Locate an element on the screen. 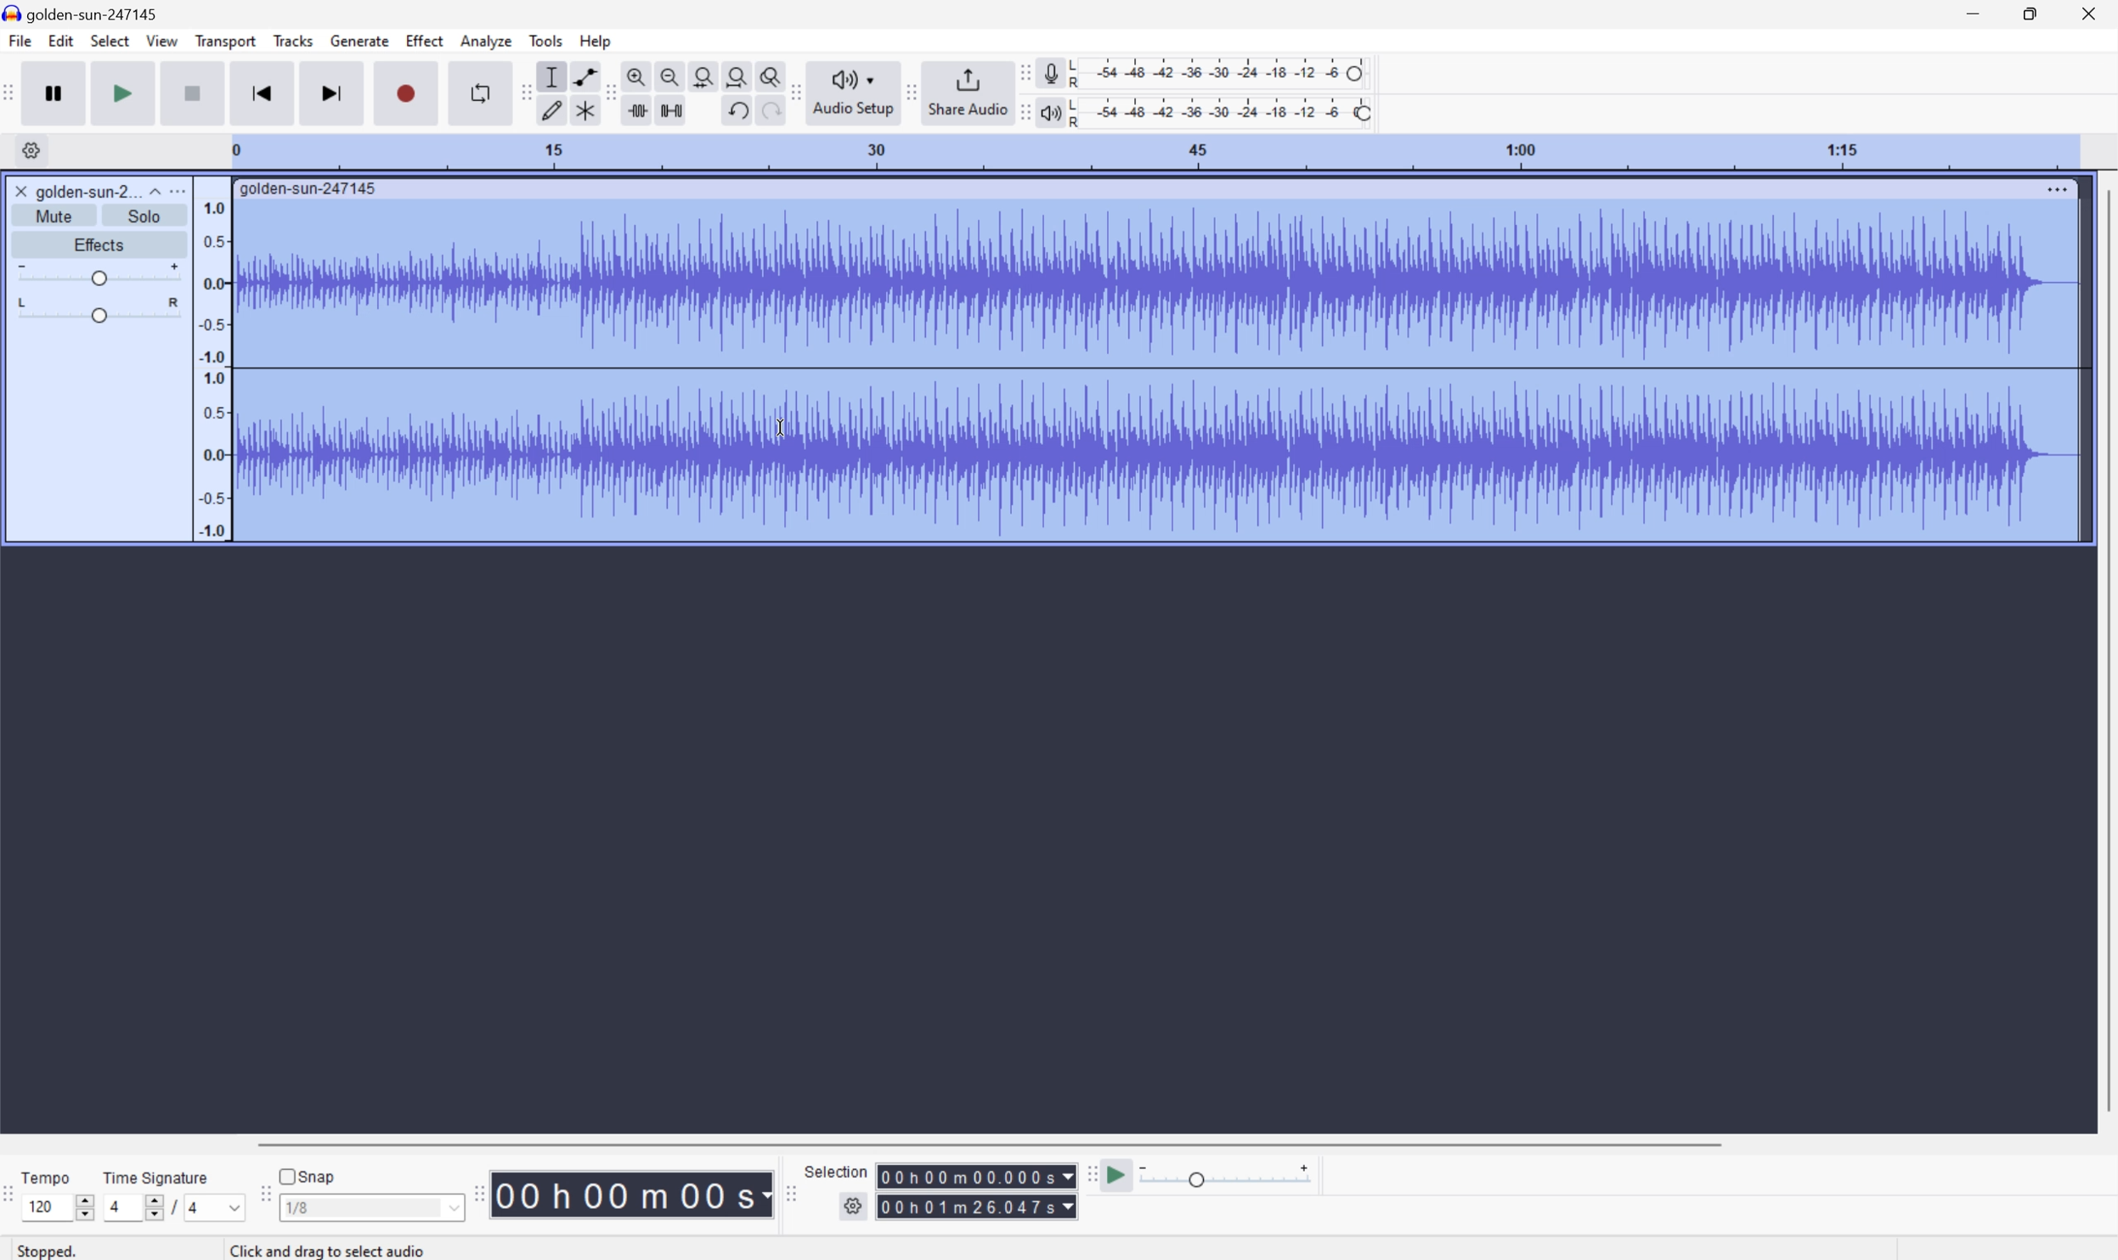 The width and height of the screenshot is (2118, 1260). More is located at coordinates (2056, 188).